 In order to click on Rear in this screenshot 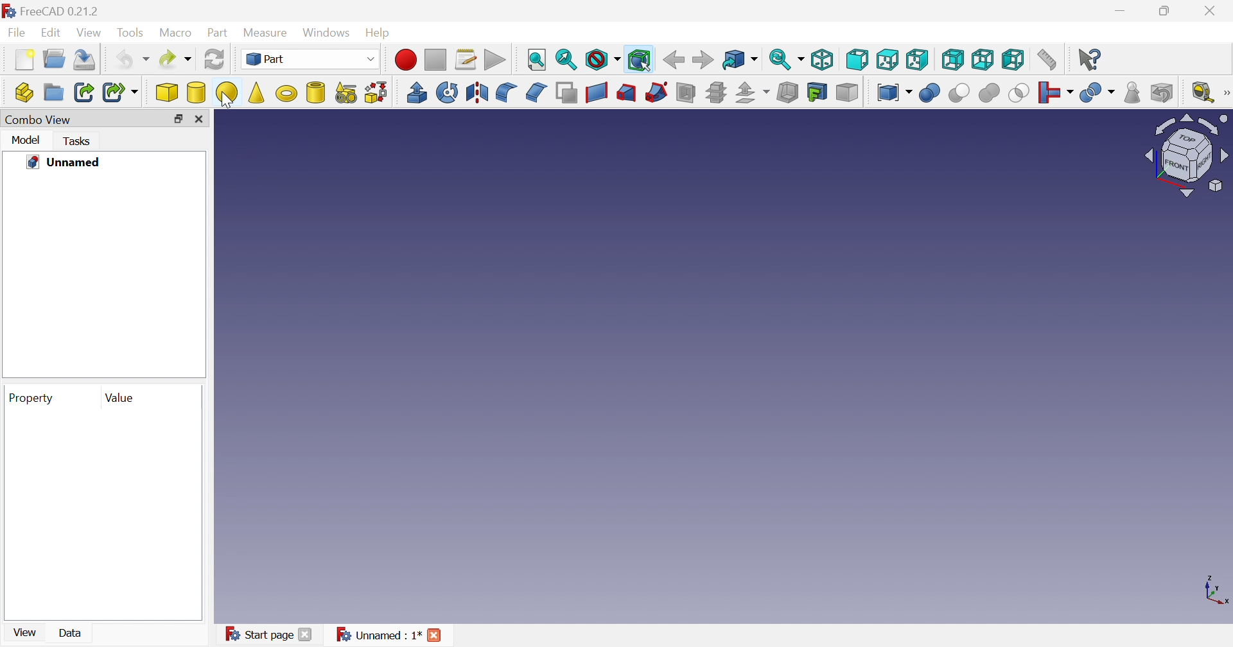, I will do `click(952, 60)`.